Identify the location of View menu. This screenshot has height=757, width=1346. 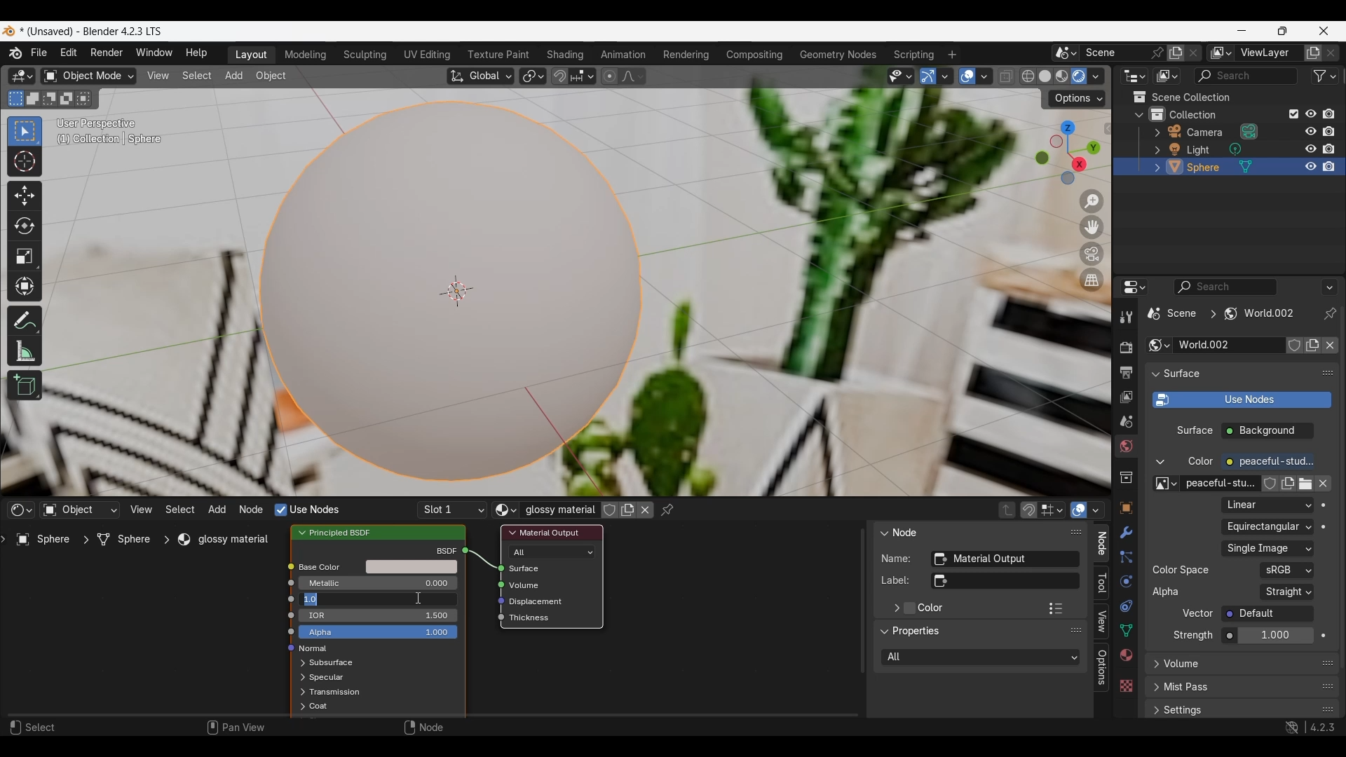
(158, 76).